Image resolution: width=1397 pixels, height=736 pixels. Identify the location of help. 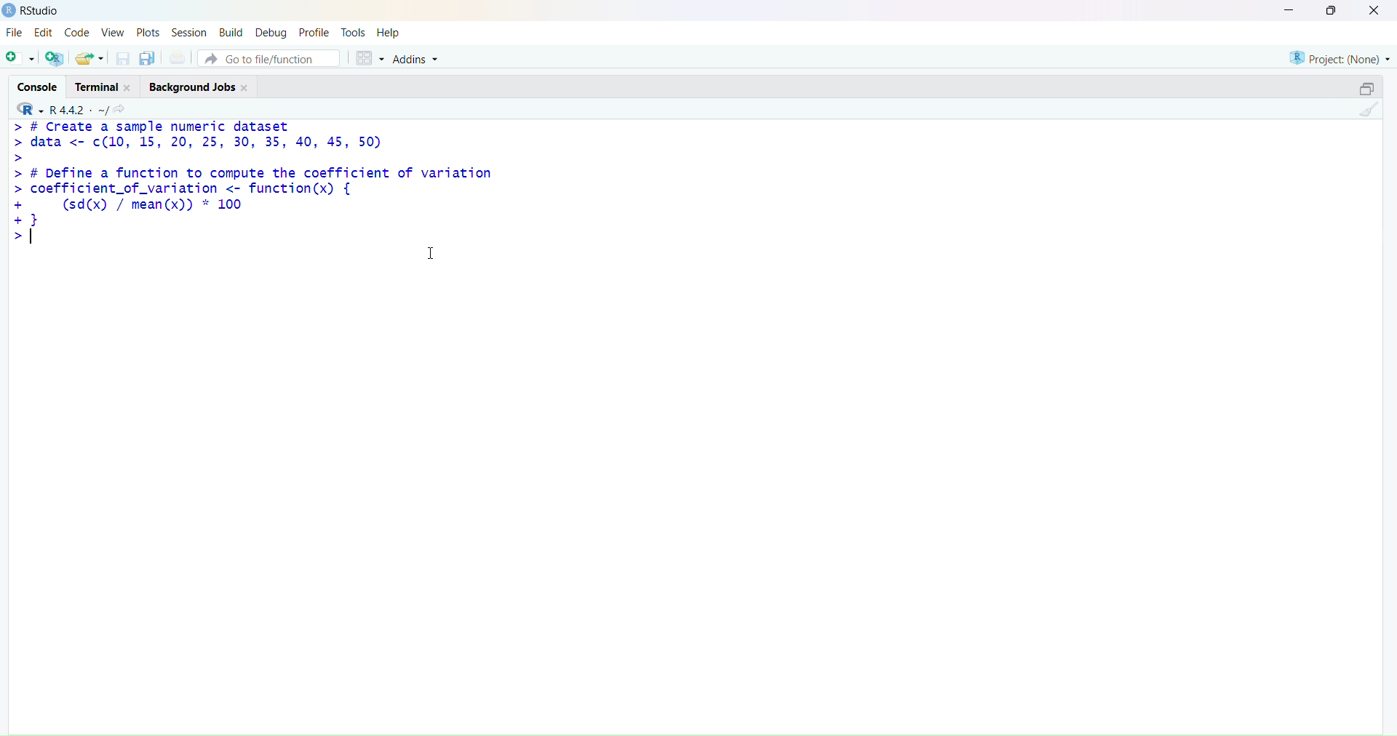
(389, 33).